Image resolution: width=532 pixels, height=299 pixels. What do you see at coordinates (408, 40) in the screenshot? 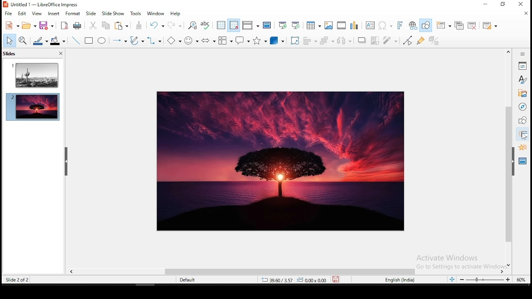
I see `toggle point edit mode` at bounding box center [408, 40].